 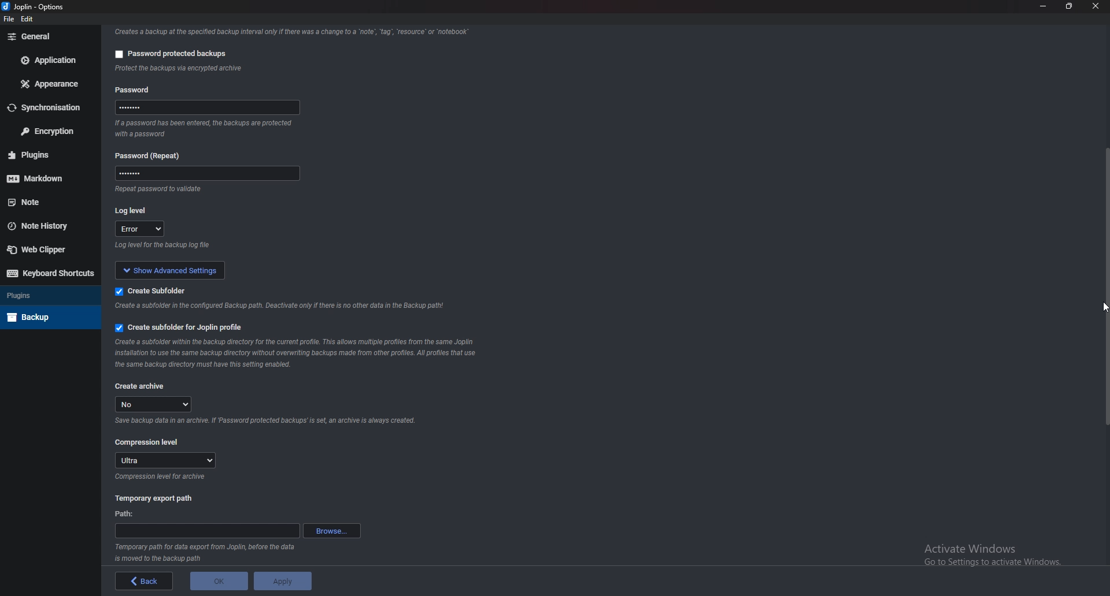 I want to click on password, so click(x=135, y=88).